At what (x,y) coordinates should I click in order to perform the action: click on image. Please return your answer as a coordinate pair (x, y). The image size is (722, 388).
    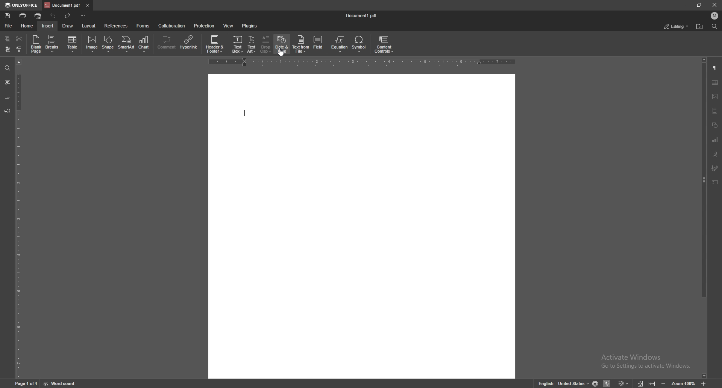
    Looking at the image, I should click on (714, 96).